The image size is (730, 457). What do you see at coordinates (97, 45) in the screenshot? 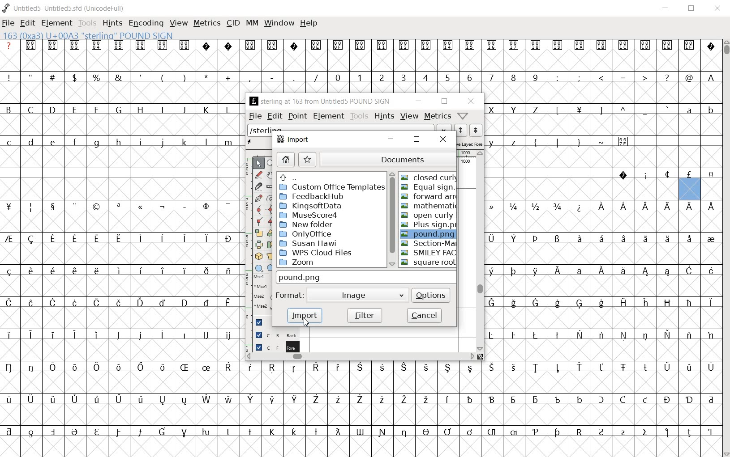
I see `Symbol` at bounding box center [97, 45].